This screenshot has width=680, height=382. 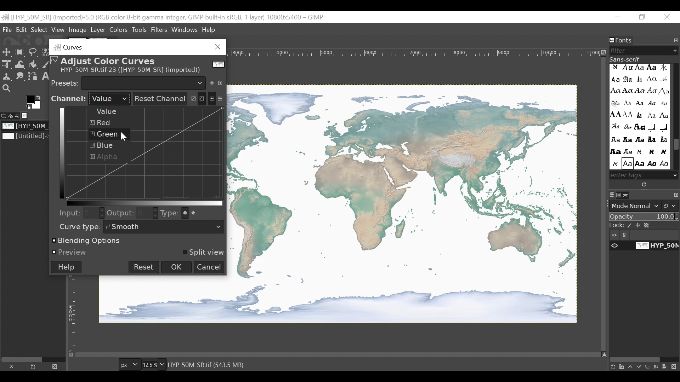 I want to click on Blending Options, so click(x=87, y=241).